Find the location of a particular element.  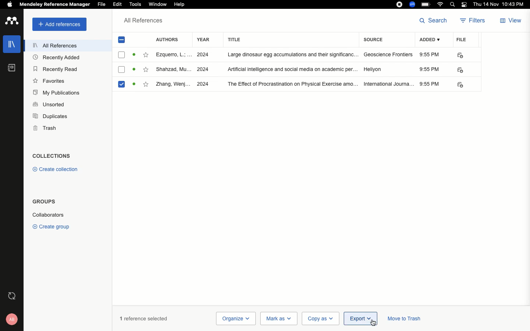

large dinasour egg accumolatations and their significance is located at coordinates (293, 54).